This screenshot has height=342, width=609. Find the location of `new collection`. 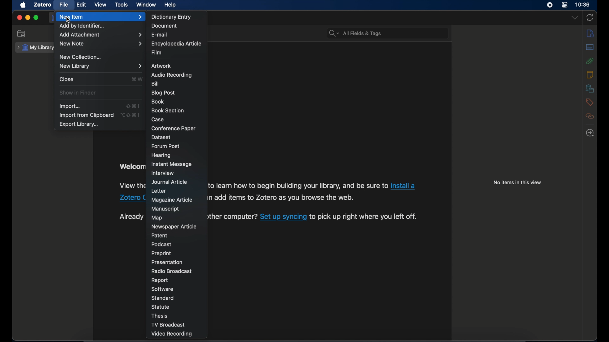

new collection is located at coordinates (81, 57).